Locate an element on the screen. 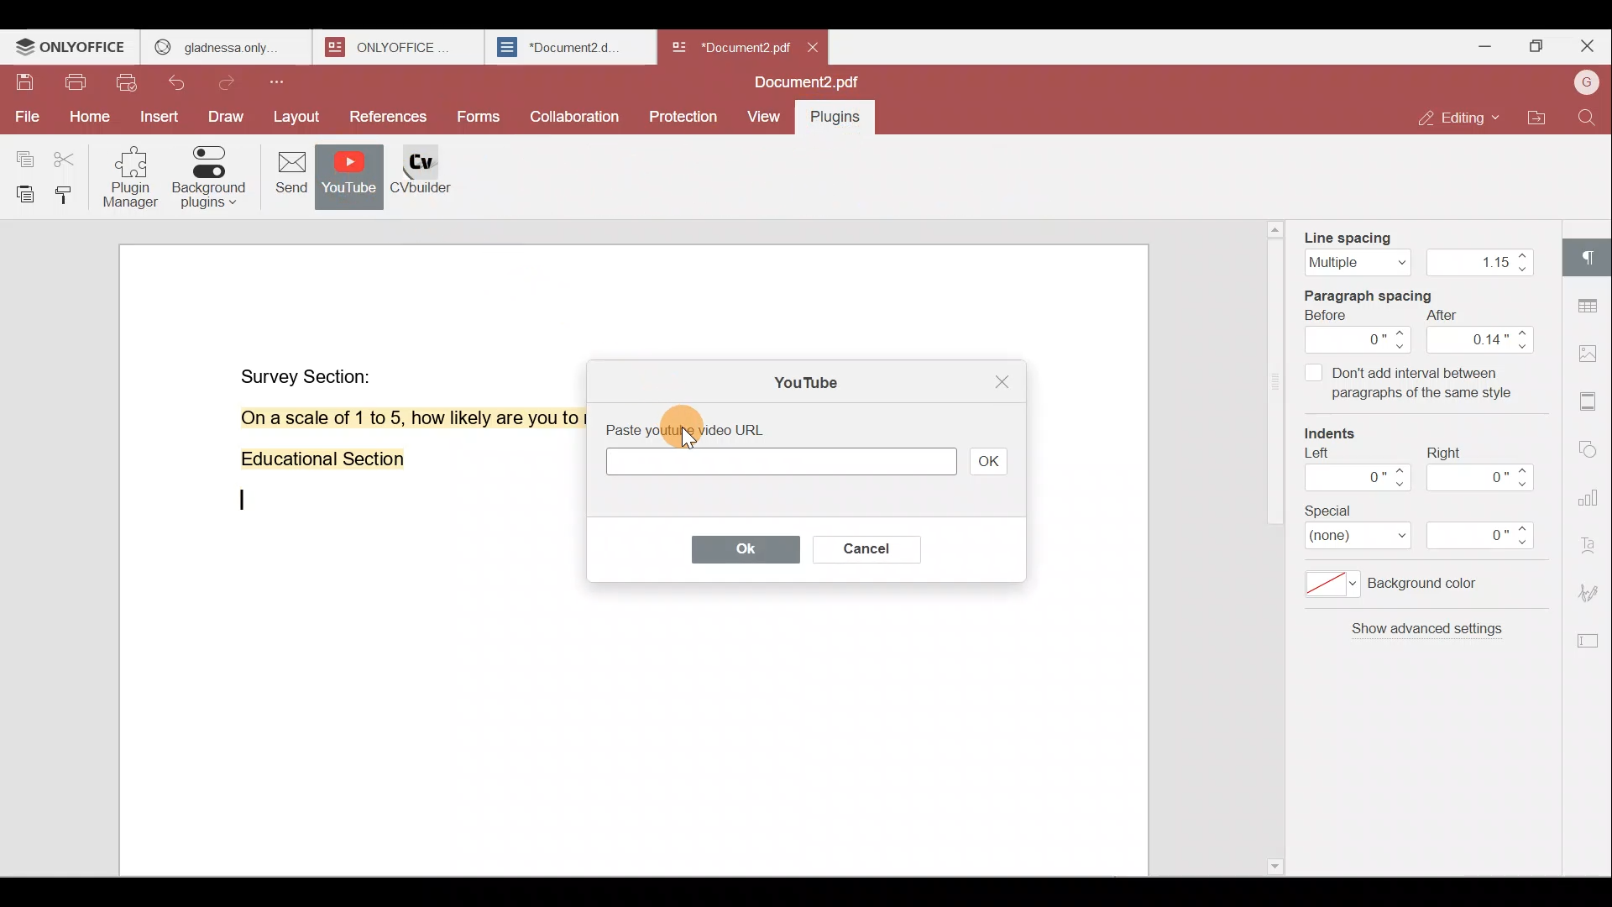  Minimize is located at coordinates (1480, 45).